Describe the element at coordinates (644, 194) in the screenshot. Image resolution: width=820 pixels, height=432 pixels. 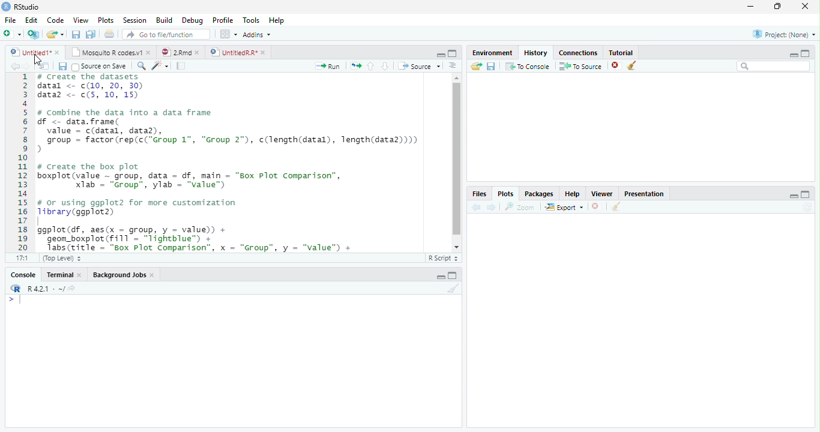
I see `Presentation` at that location.